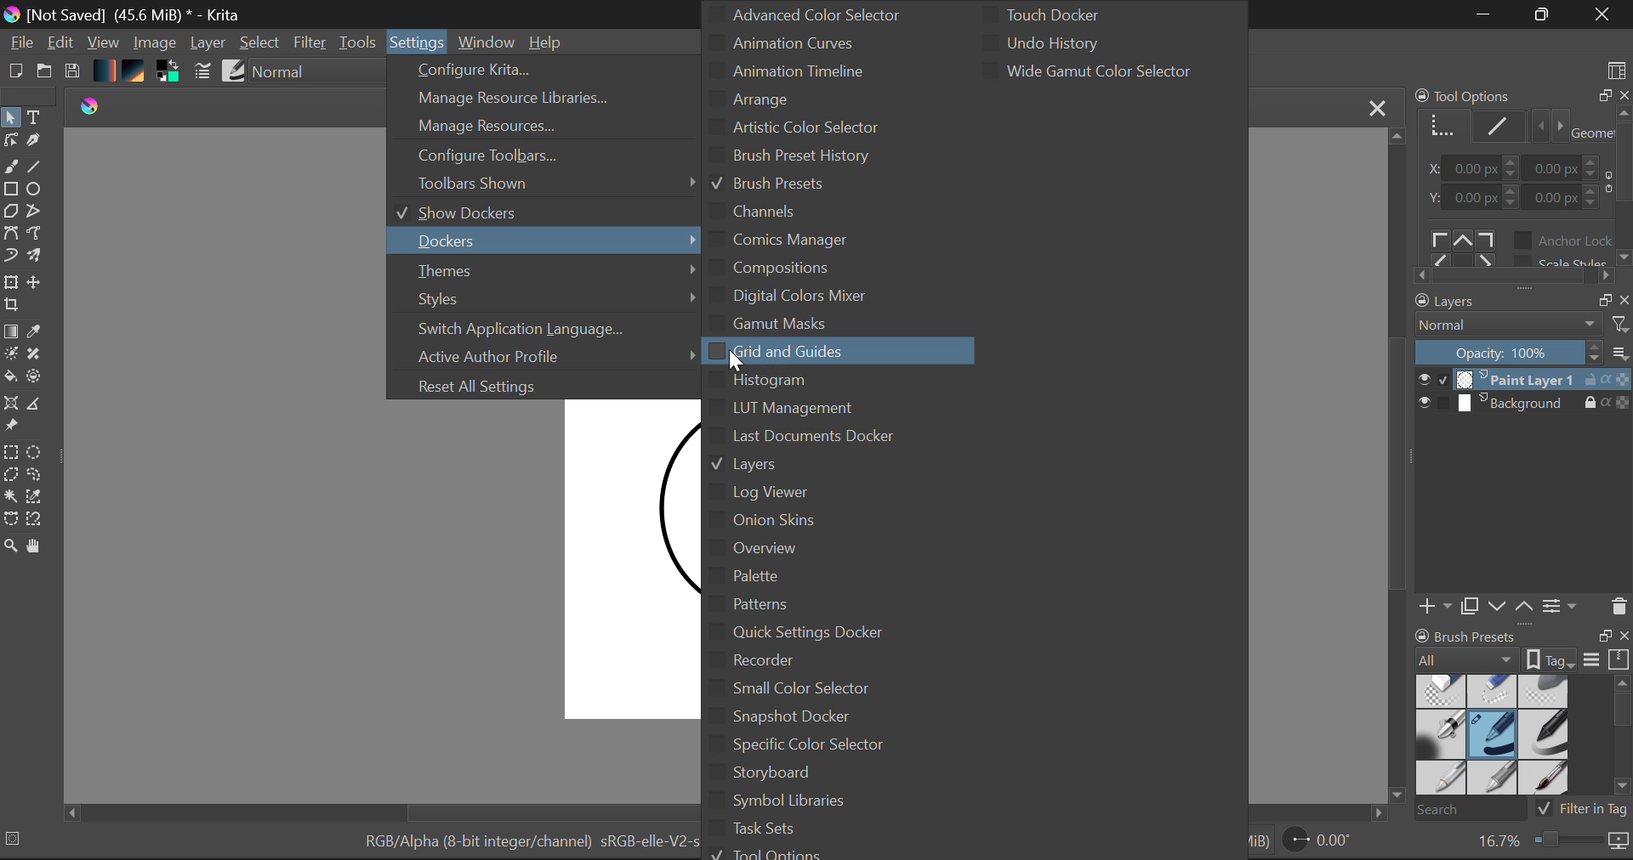 The width and height of the screenshot is (1633, 860). I want to click on Log Viewer, so click(794, 493).